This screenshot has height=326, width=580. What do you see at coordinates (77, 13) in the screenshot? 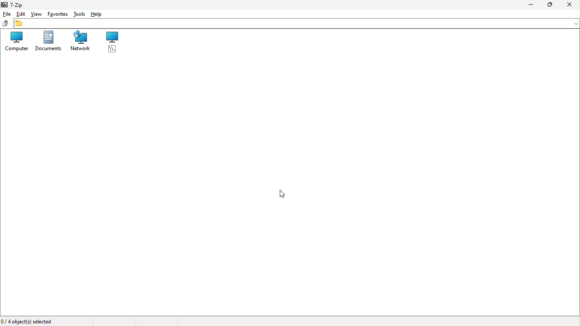
I see `Tools` at bounding box center [77, 13].